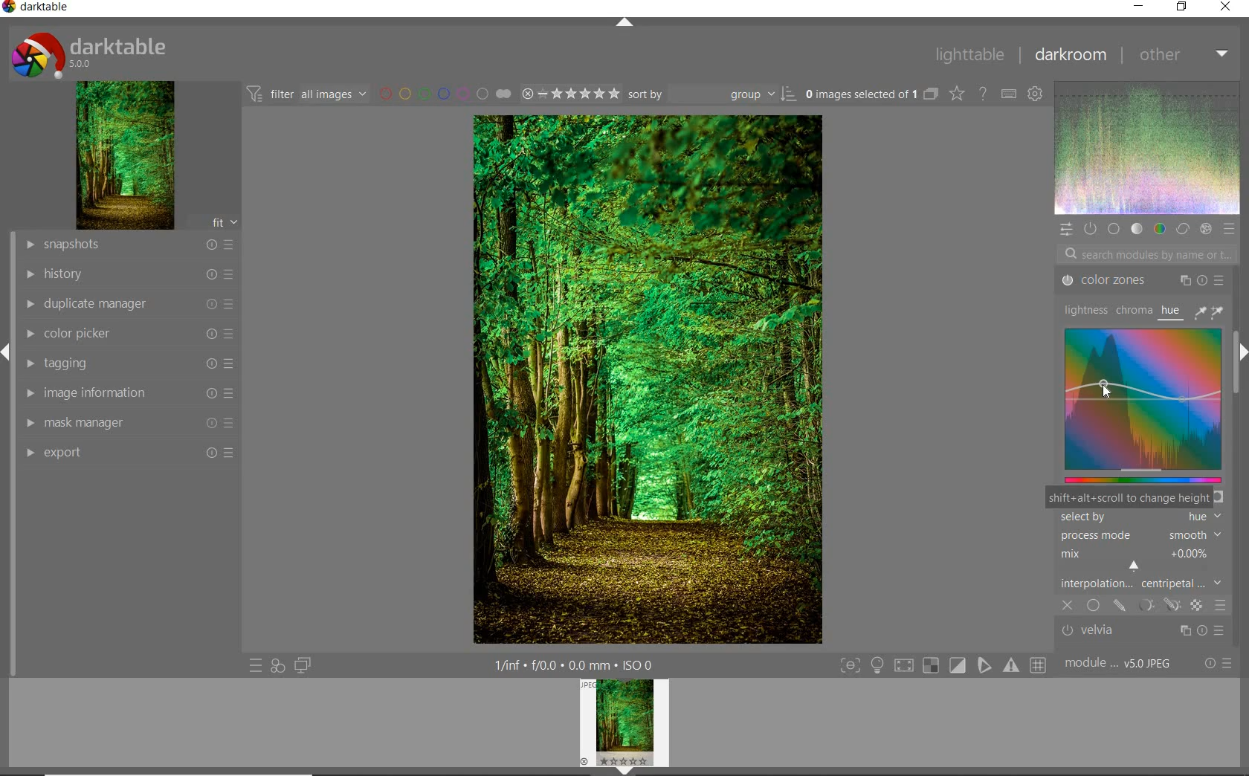 This screenshot has height=776, width=1249. I want to click on TAGGING, so click(128, 364).